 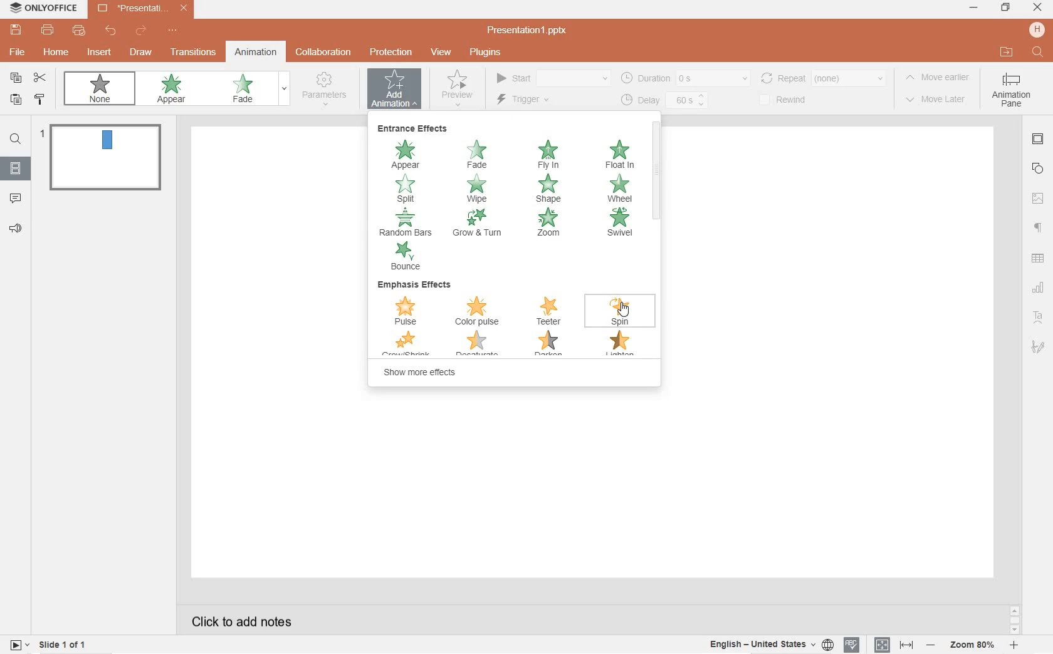 What do you see at coordinates (441, 53) in the screenshot?
I see `view` at bounding box center [441, 53].